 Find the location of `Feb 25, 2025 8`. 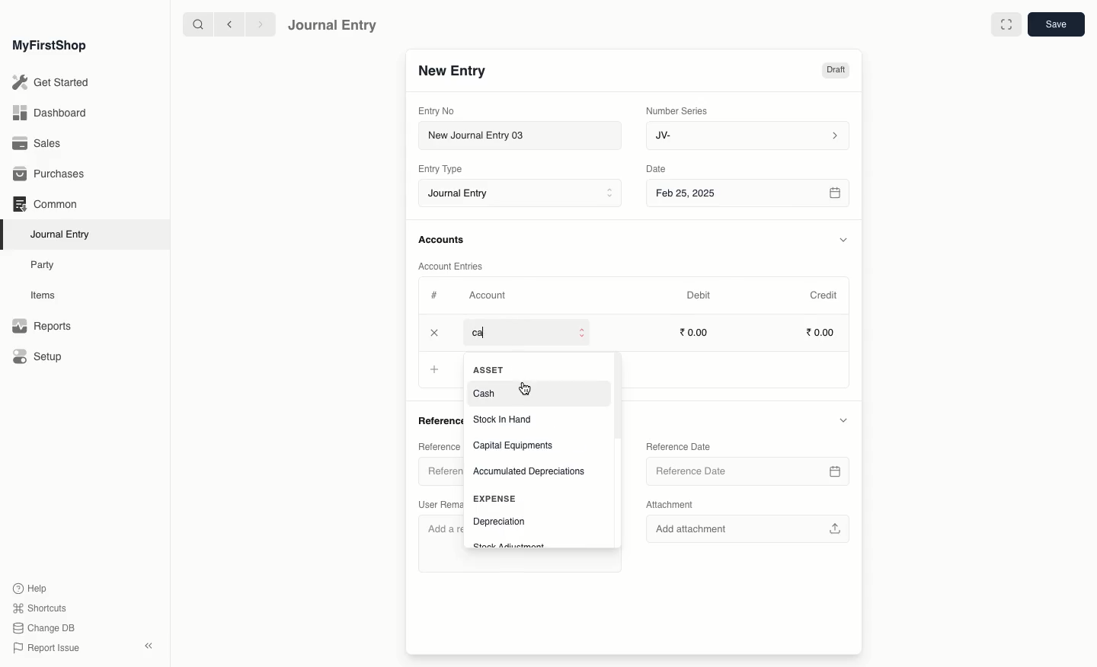

Feb 25, 2025 8 is located at coordinates (749, 193).